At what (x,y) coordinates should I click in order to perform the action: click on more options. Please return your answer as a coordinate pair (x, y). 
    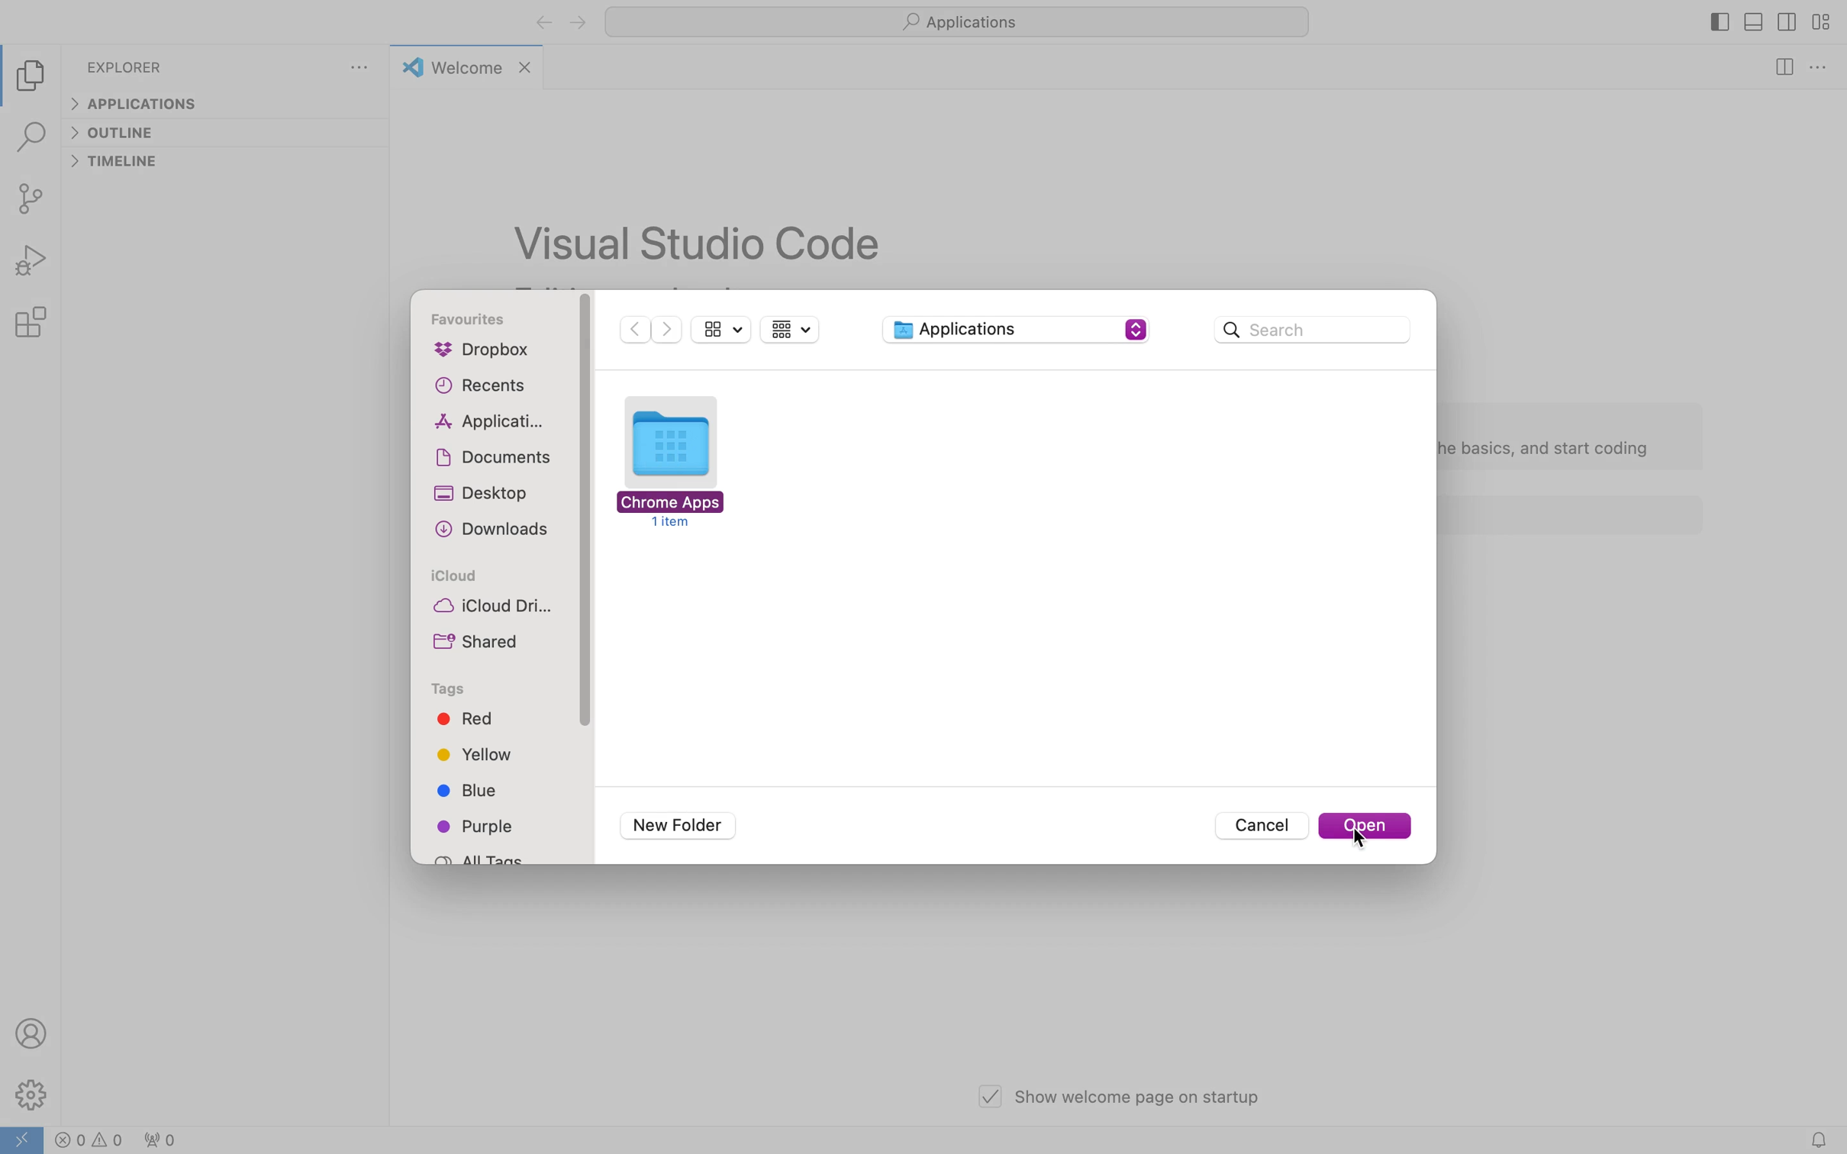
    Looking at the image, I should click on (1817, 70).